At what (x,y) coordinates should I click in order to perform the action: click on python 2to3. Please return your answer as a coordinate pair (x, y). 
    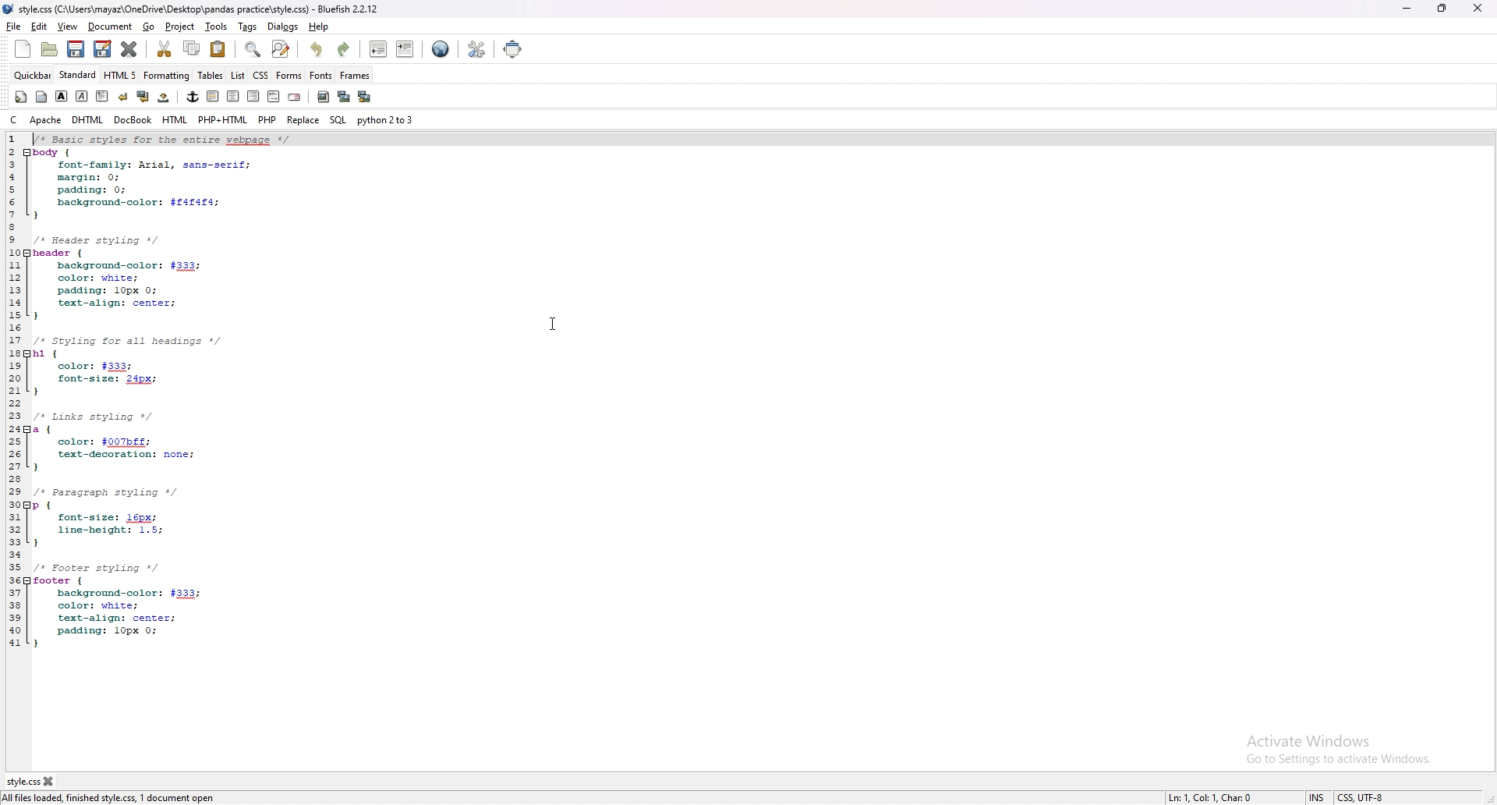
    Looking at the image, I should click on (387, 119).